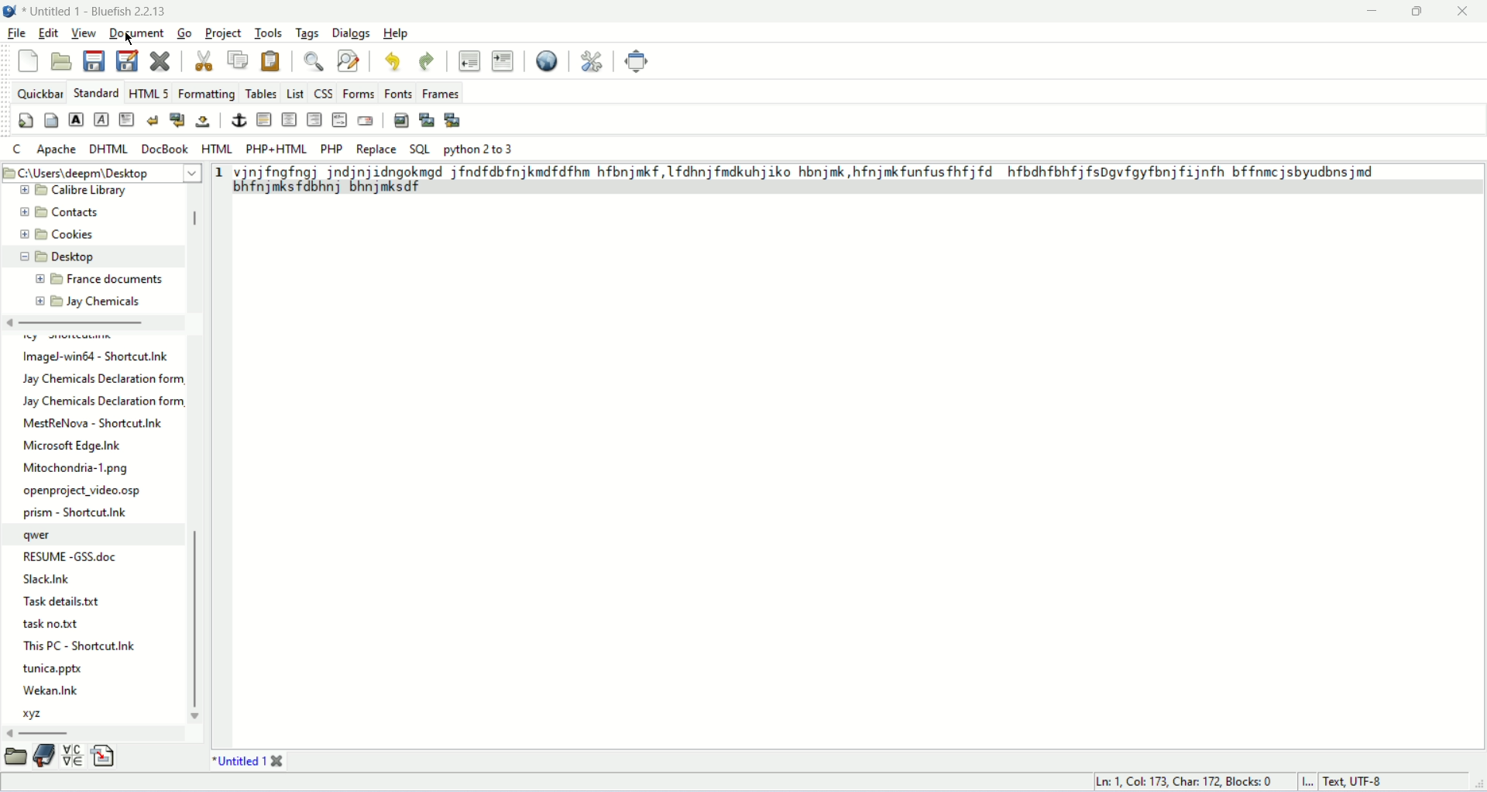 This screenshot has width=1487, height=792. Describe the element at coordinates (427, 59) in the screenshot. I see `redo` at that location.